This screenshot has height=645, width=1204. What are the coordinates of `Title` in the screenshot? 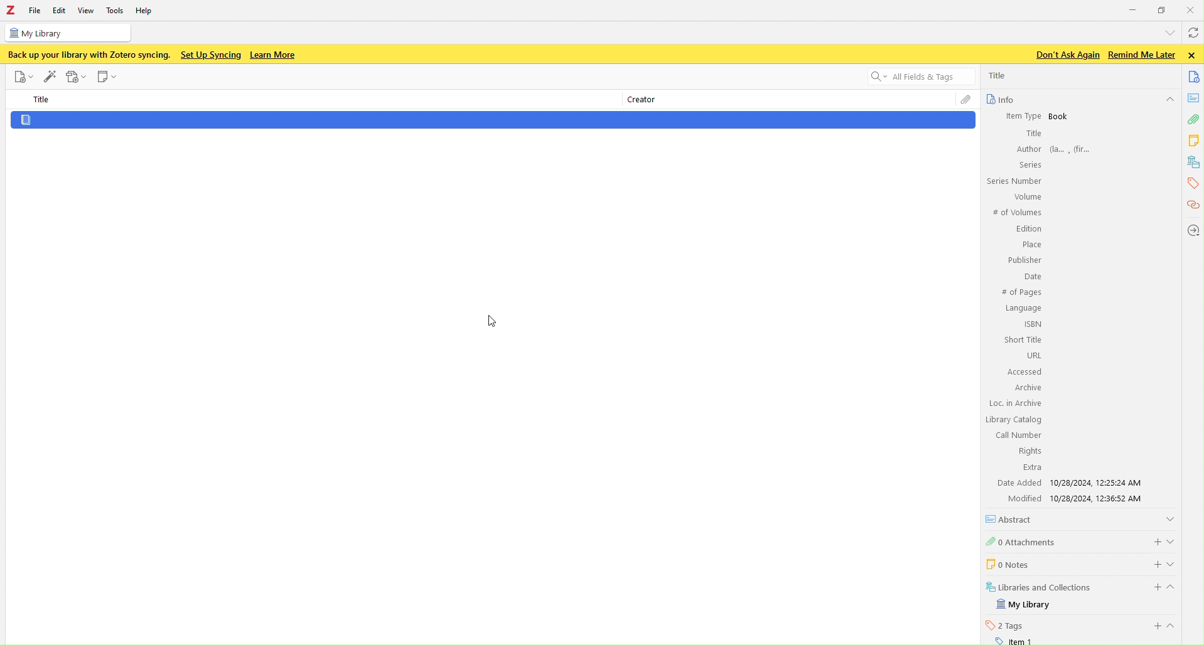 It's located at (1033, 134).